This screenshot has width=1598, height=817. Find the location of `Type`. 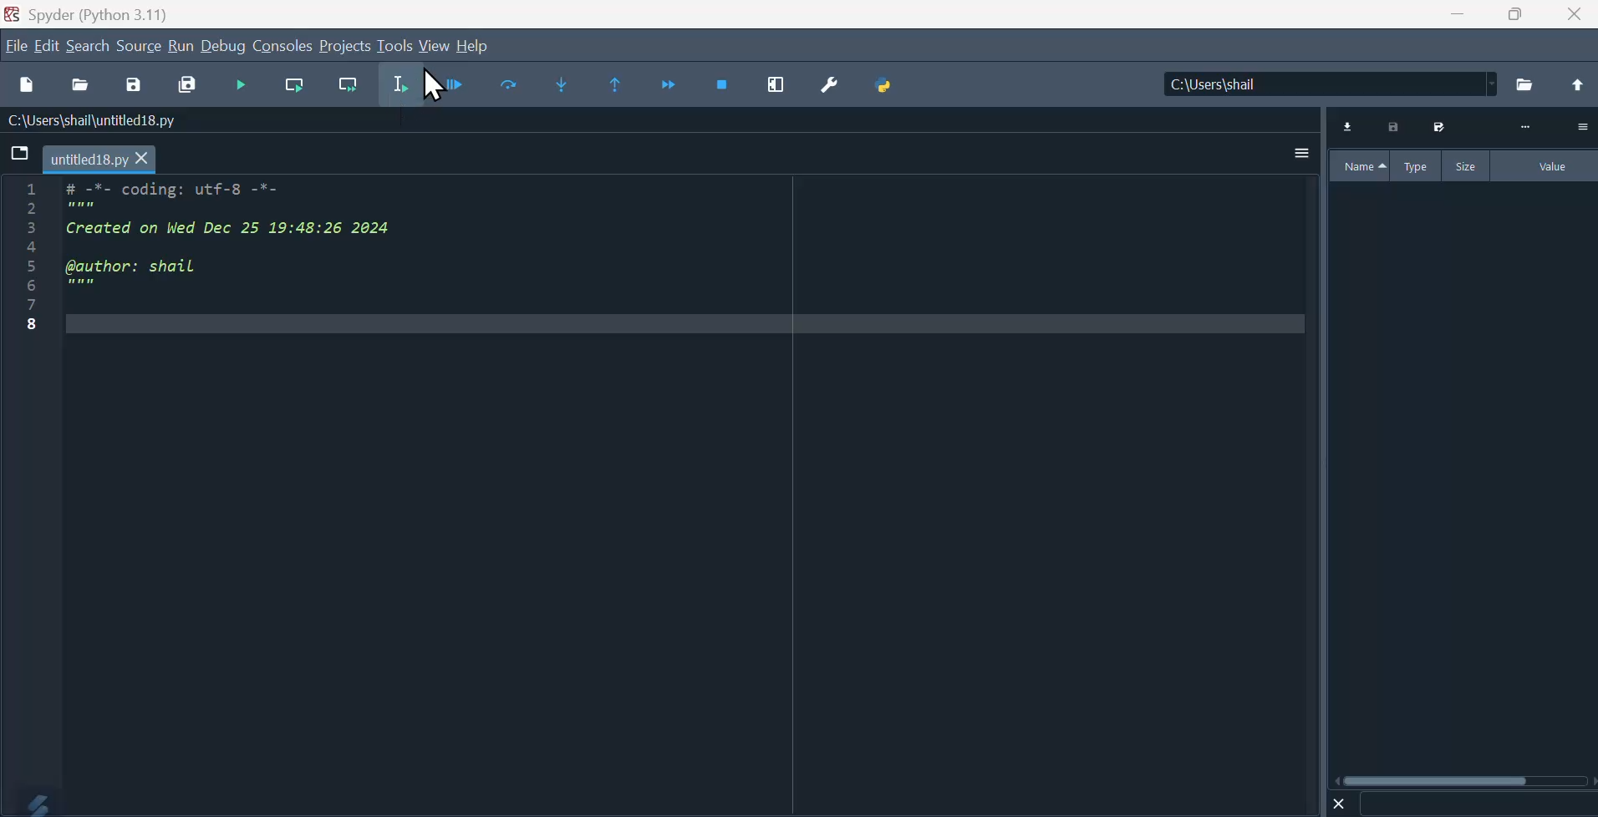

Type is located at coordinates (1418, 165).